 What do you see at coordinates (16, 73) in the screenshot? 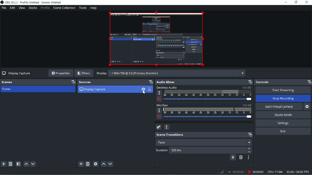
I see `Display Capture` at bounding box center [16, 73].